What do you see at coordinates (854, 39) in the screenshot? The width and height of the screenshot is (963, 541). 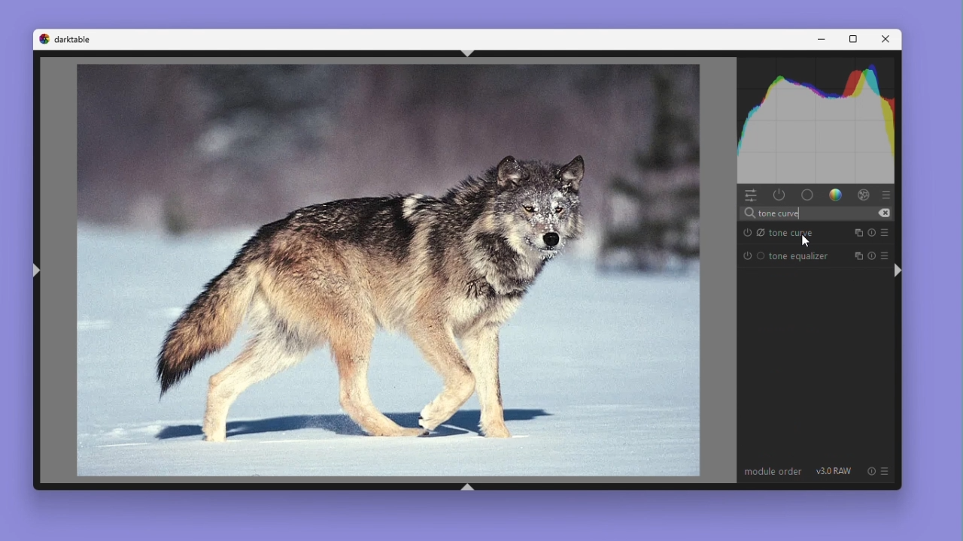 I see `Maximize` at bounding box center [854, 39].